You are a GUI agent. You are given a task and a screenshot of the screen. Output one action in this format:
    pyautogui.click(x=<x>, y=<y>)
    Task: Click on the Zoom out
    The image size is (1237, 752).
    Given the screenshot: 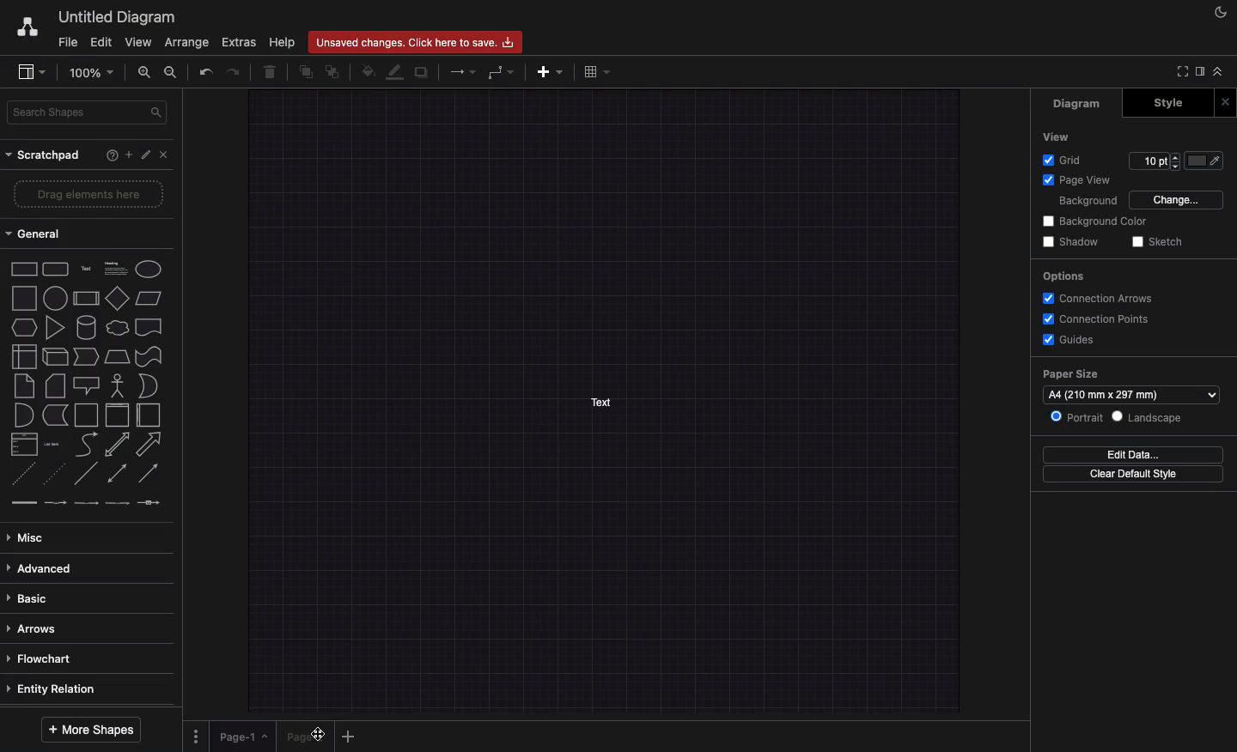 What is the action you would take?
    pyautogui.click(x=171, y=71)
    